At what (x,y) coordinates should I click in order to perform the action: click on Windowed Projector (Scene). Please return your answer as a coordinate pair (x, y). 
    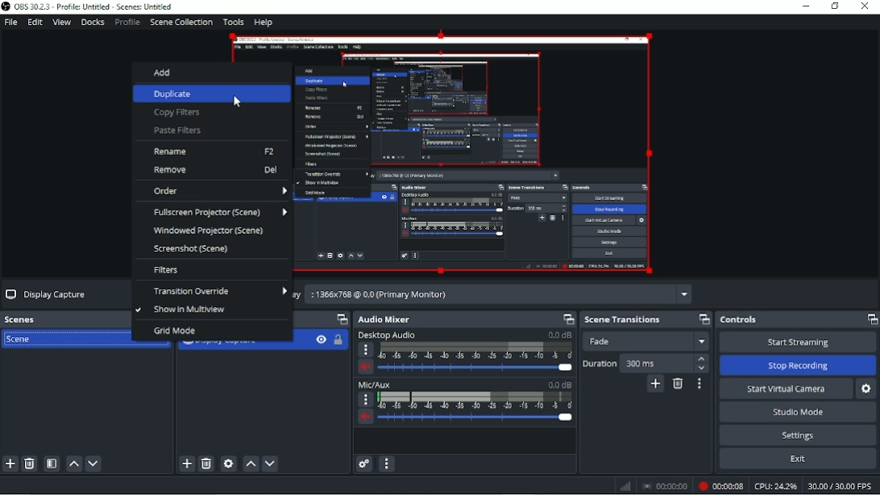
    Looking at the image, I should click on (209, 231).